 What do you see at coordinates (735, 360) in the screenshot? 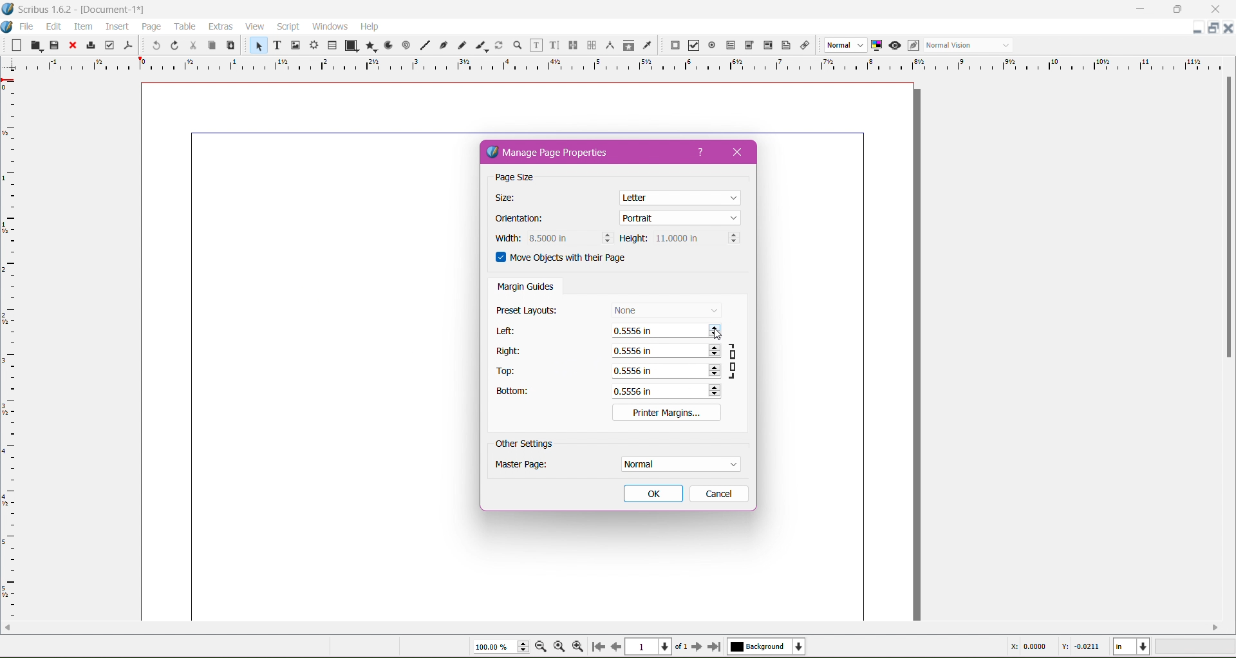
I see `Ensure all margins have same value` at bounding box center [735, 360].